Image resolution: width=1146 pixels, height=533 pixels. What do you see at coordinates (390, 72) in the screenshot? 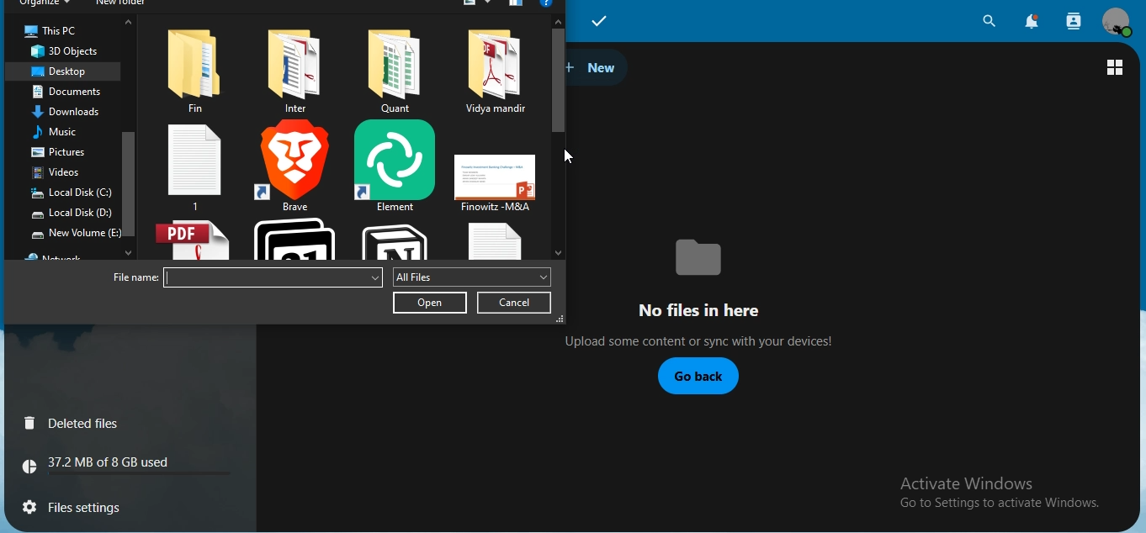
I see `file` at bounding box center [390, 72].